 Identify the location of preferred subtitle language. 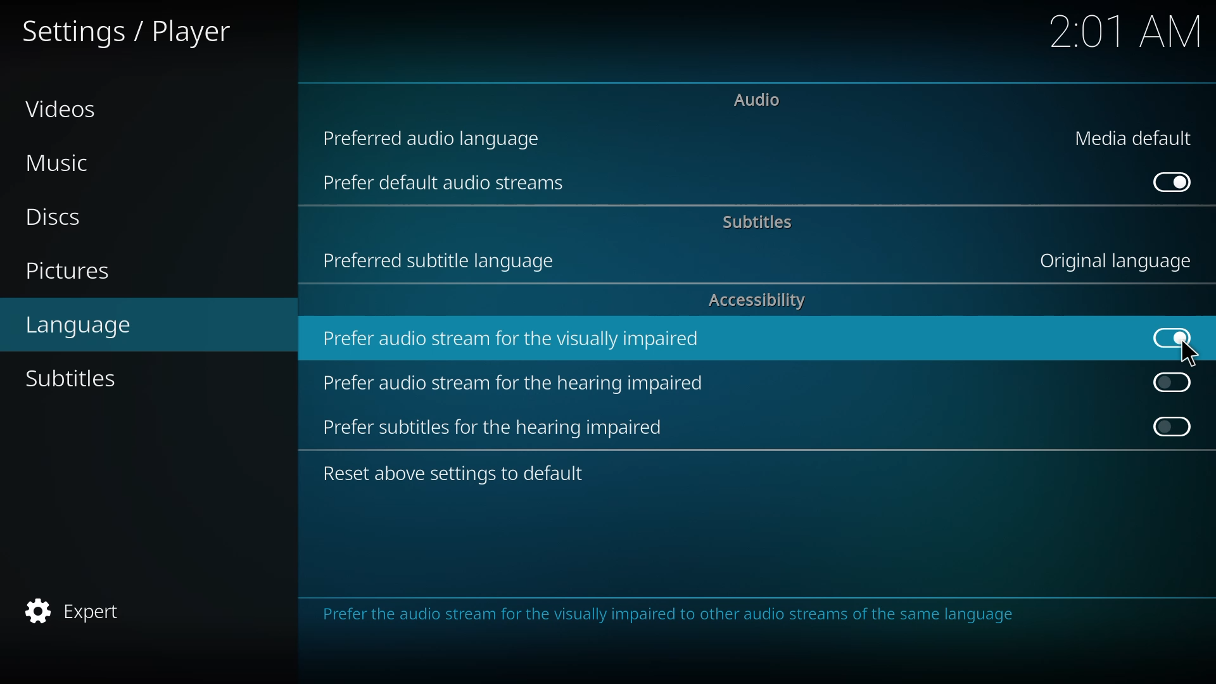
(441, 262).